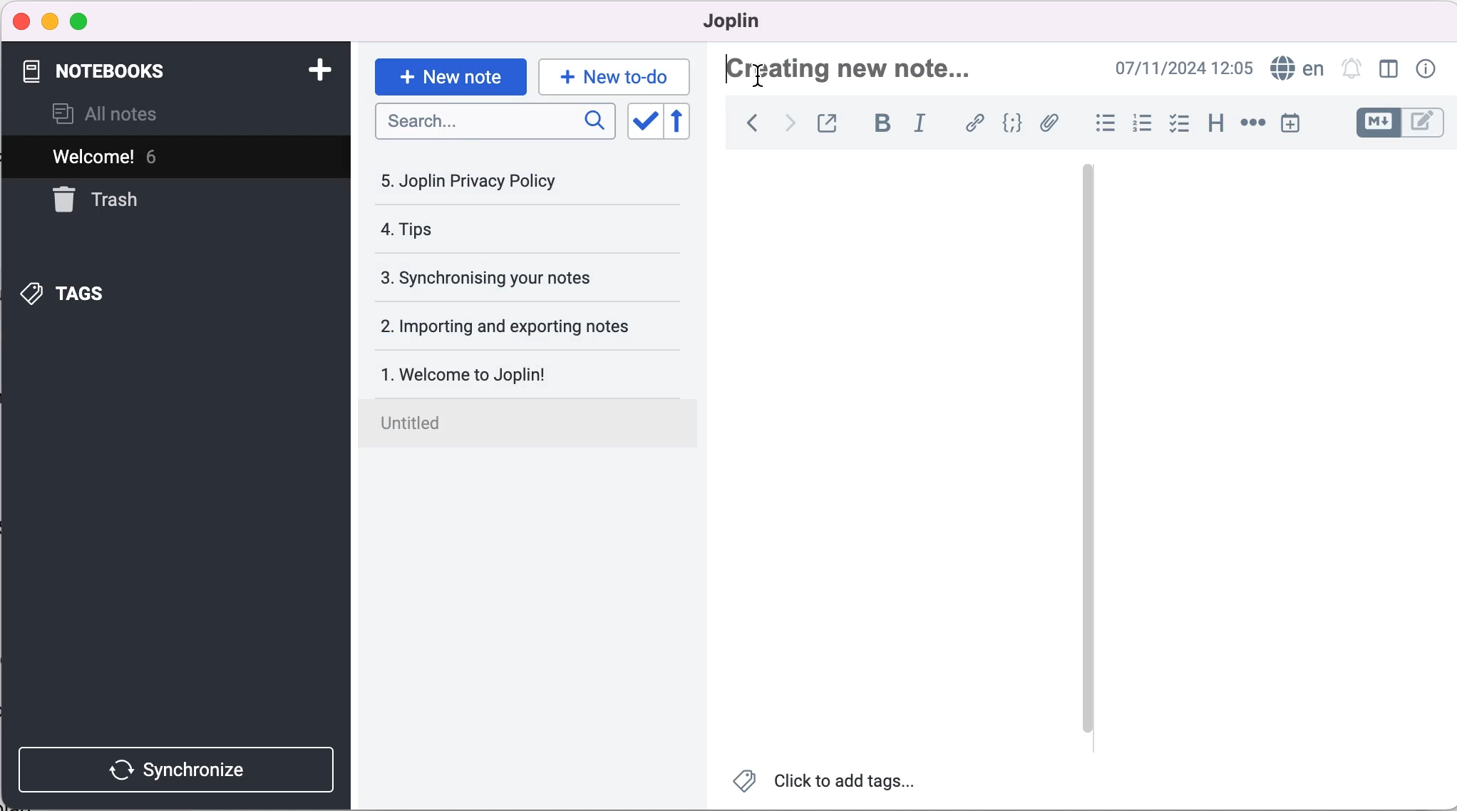 The height and width of the screenshot is (811, 1457). Describe the element at coordinates (746, 123) in the screenshot. I see `back` at that location.